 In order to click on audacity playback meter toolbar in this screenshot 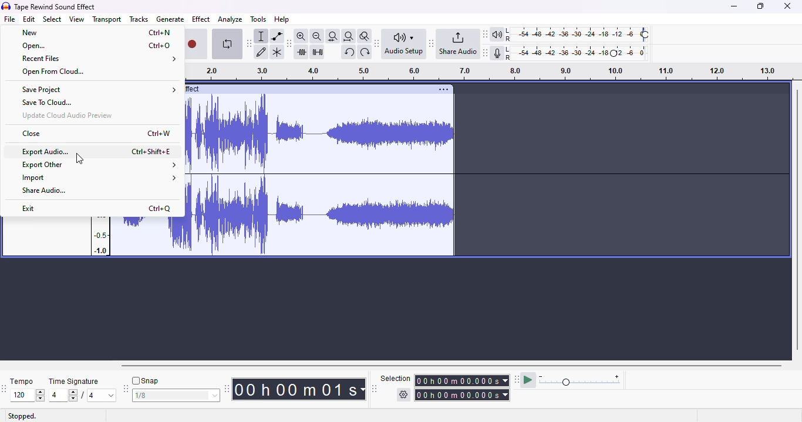, I will do `click(567, 33)`.